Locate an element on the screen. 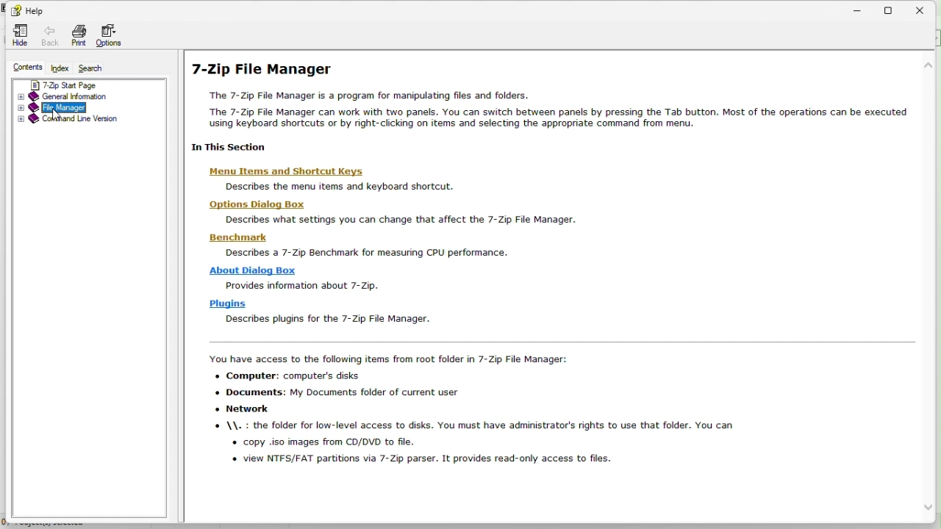 Image resolution: width=941 pixels, height=529 pixels. General information is located at coordinates (82, 95).